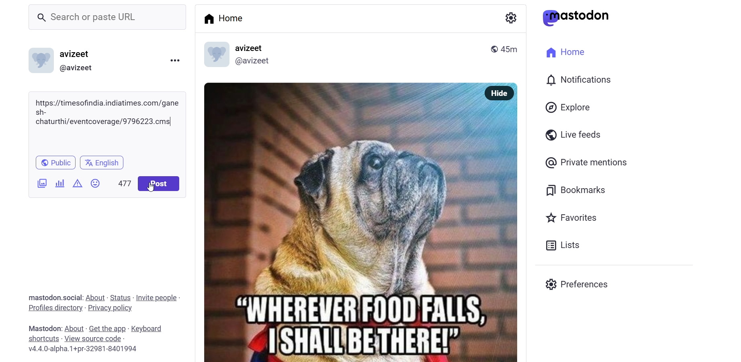 The width and height of the screenshot is (741, 362). I want to click on Post, so click(160, 183).